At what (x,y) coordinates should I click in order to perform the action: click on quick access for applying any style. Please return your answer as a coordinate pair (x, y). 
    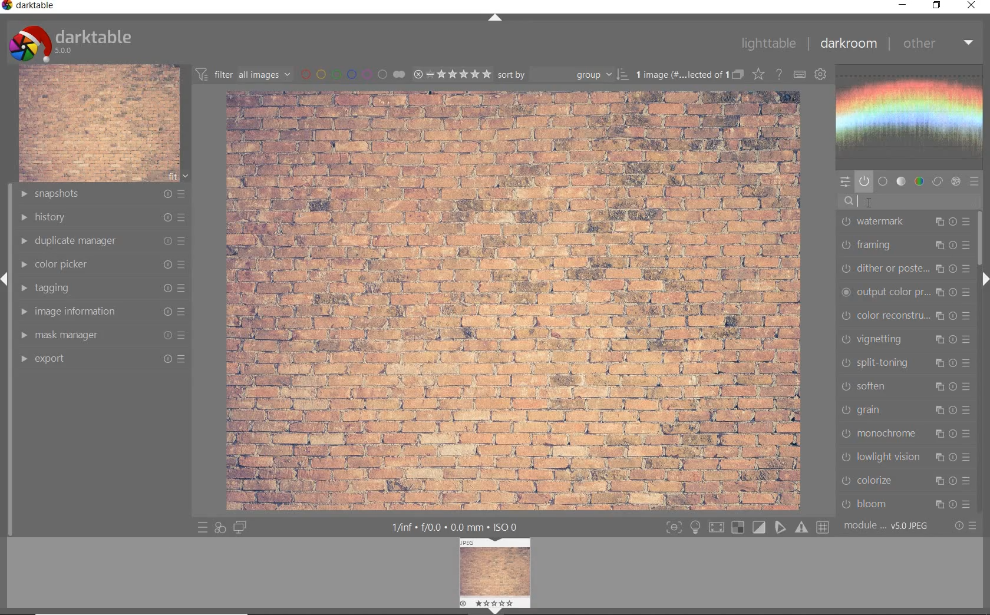
    Looking at the image, I should click on (219, 529).